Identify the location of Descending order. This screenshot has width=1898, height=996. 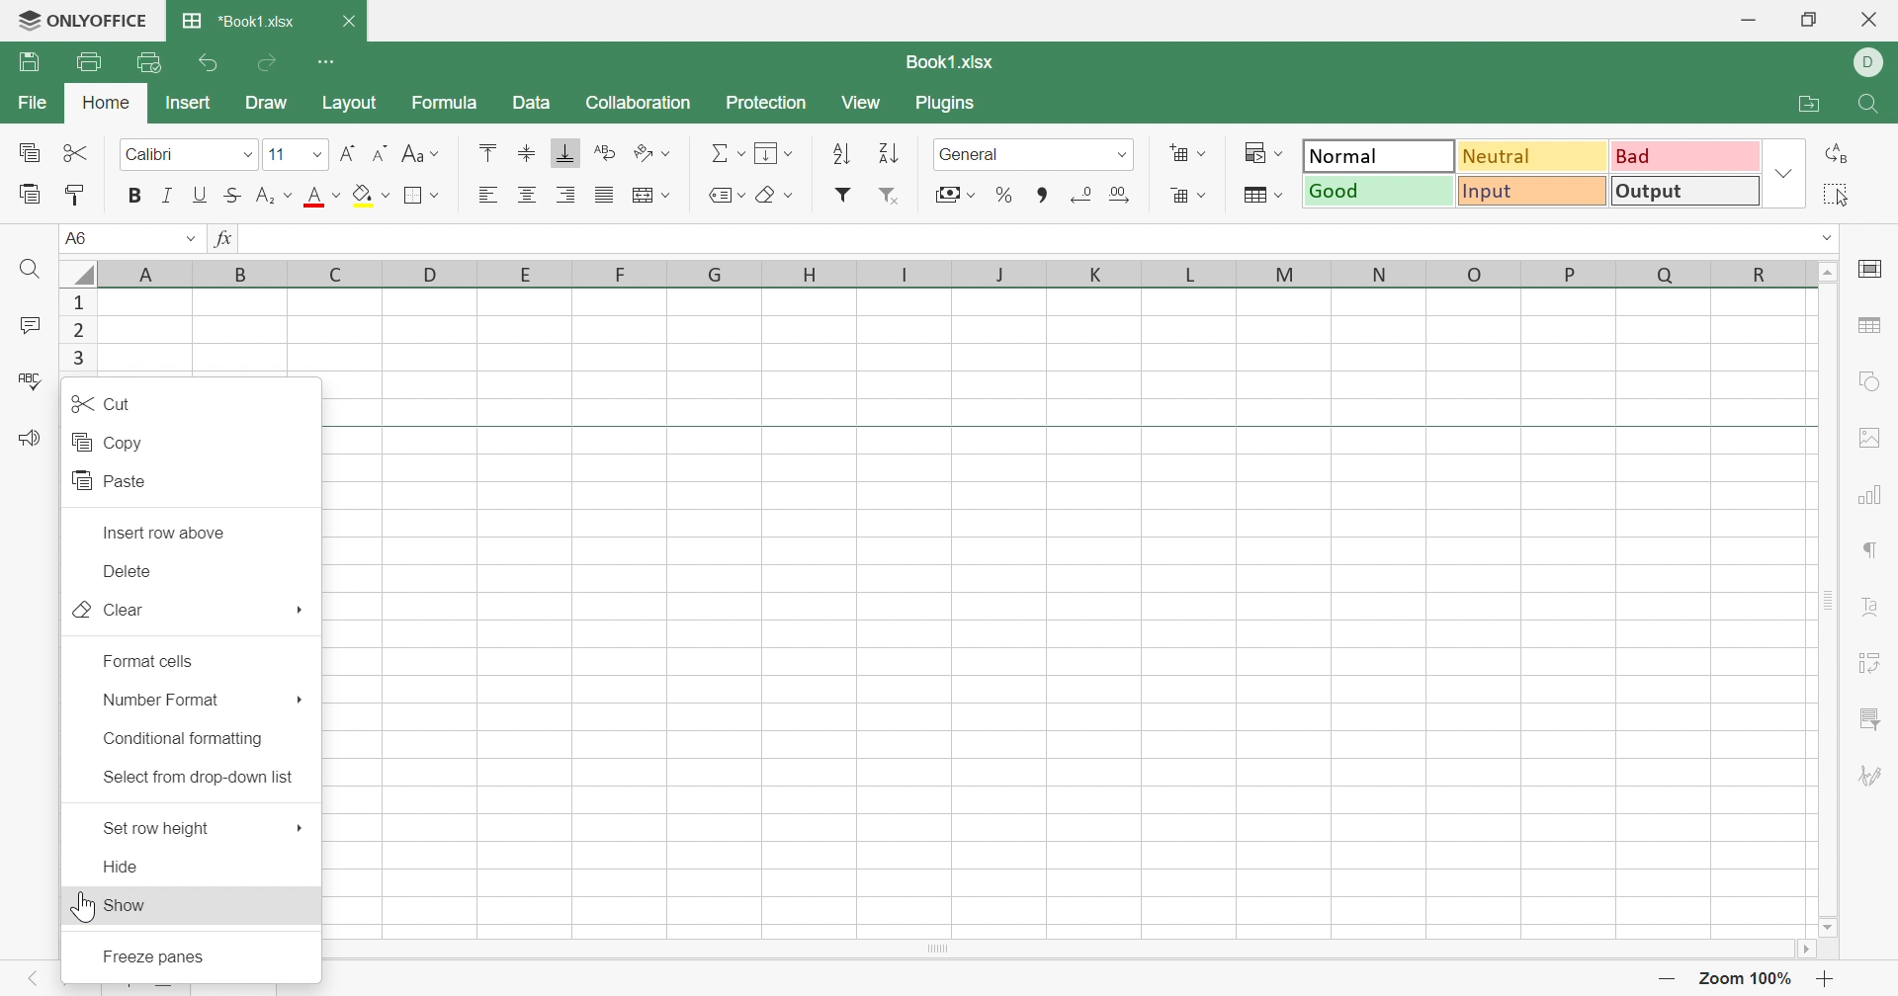
(892, 152).